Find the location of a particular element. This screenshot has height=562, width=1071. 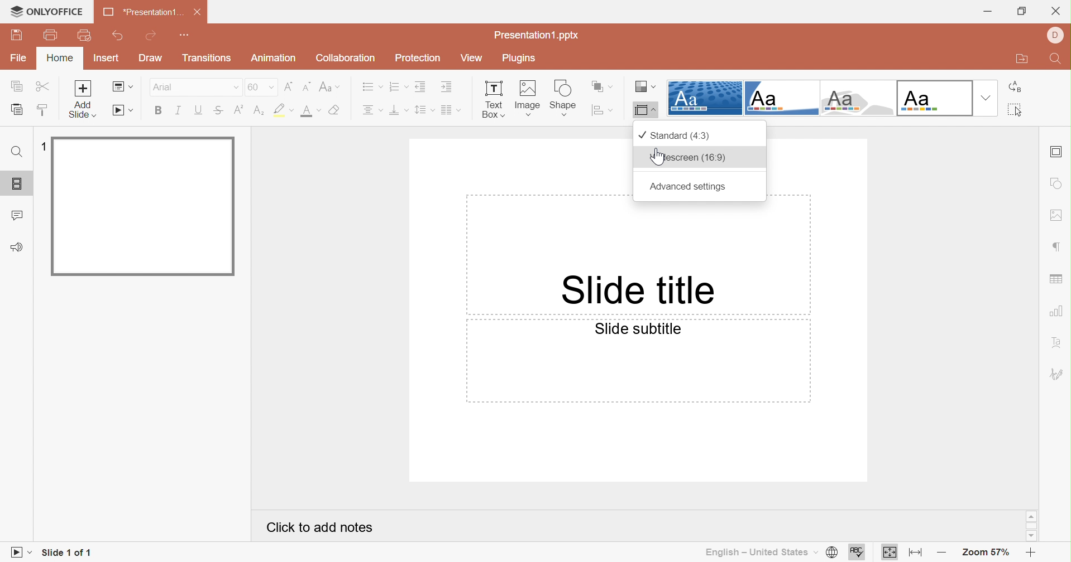

Table settings is located at coordinates (1056, 280).